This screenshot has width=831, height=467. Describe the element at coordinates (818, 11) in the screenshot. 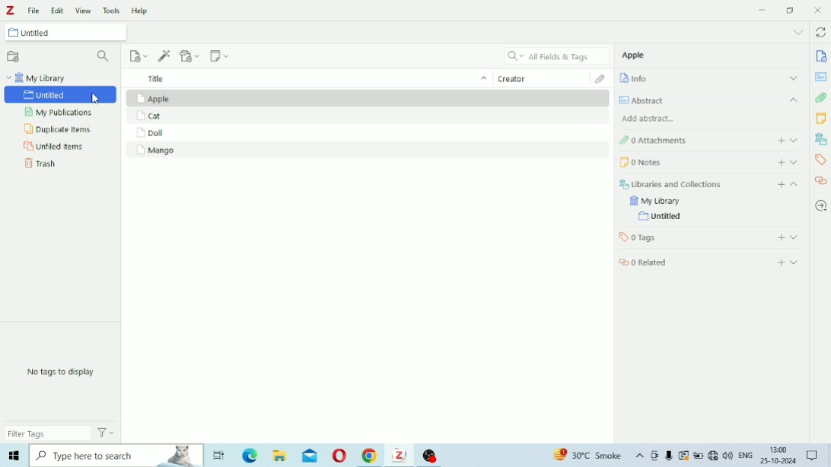

I see `Close` at that location.